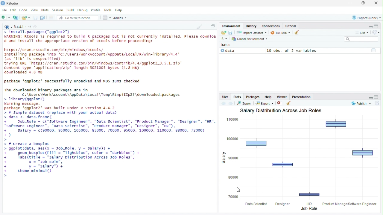 This screenshot has width=383, height=215. What do you see at coordinates (280, 33) in the screenshot?
I see `current memory usage - 129MiB` at bounding box center [280, 33].